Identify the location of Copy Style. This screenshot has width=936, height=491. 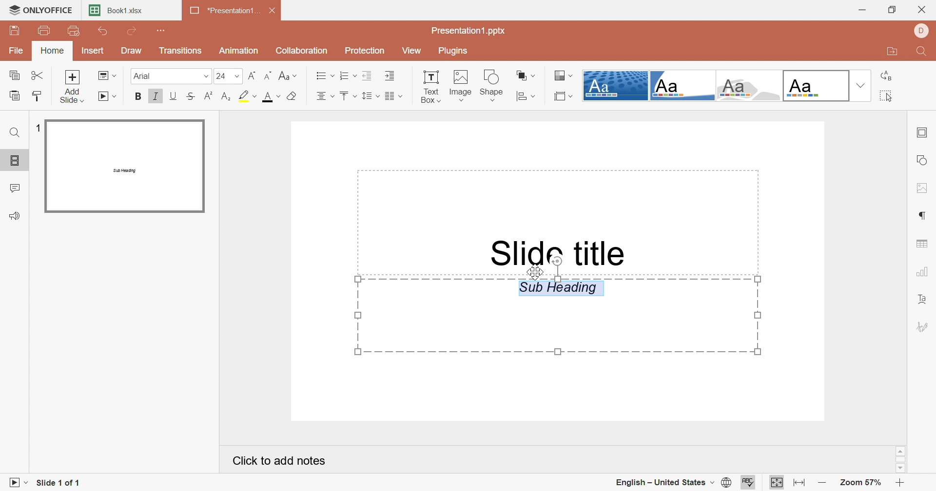
(38, 95).